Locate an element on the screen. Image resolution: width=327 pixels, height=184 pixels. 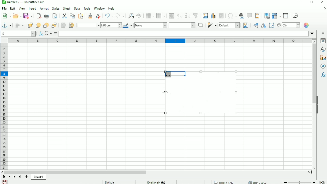
Formula is located at coordinates (55, 34).